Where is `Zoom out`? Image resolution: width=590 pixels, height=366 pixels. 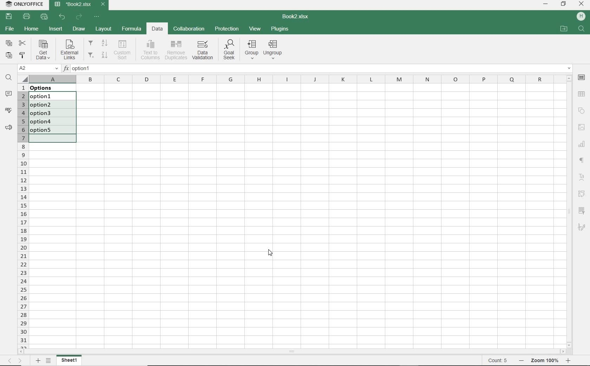 Zoom out is located at coordinates (519, 361).